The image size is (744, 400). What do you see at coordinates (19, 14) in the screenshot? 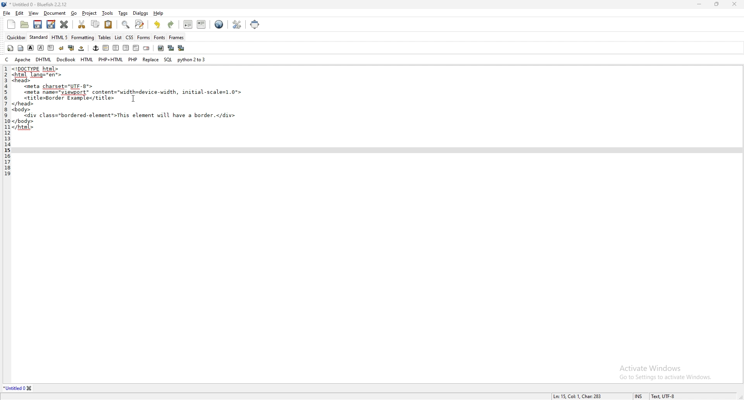
I see `edit` at bounding box center [19, 14].